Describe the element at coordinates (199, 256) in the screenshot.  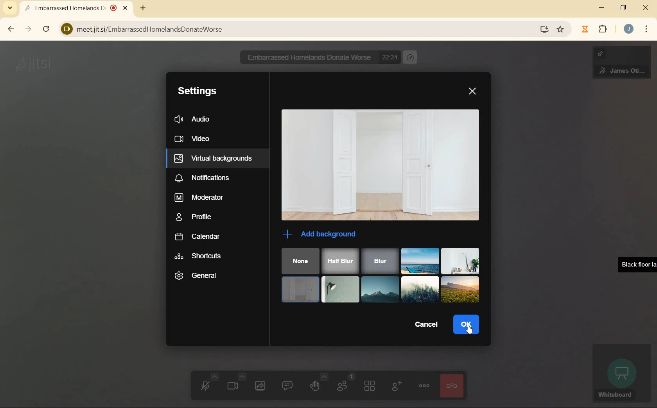
I see `shortcuts` at that location.